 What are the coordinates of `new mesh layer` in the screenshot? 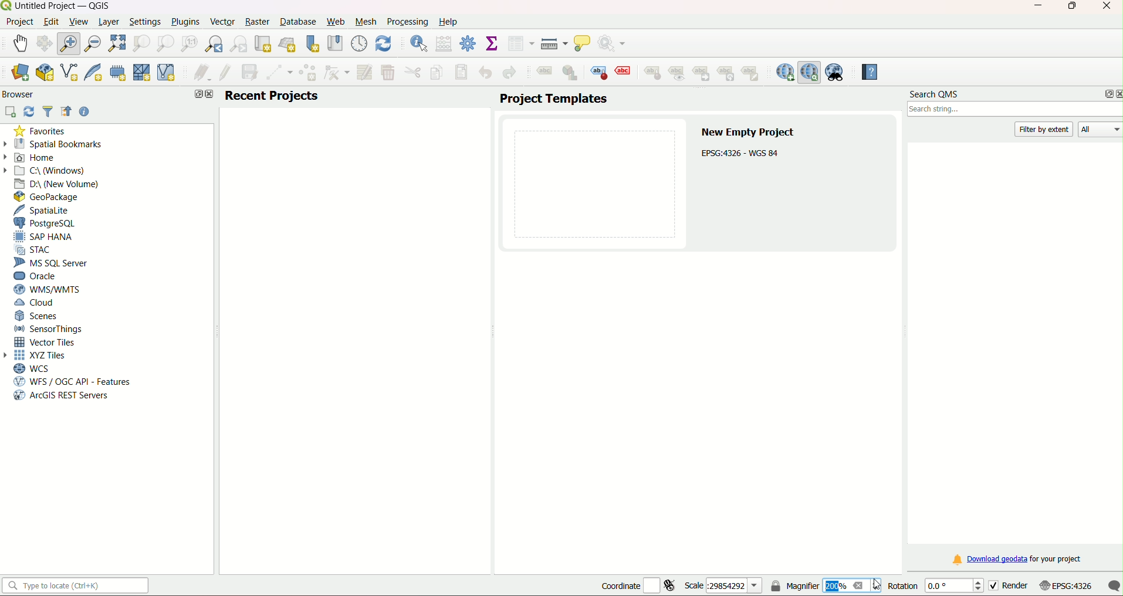 It's located at (142, 74).